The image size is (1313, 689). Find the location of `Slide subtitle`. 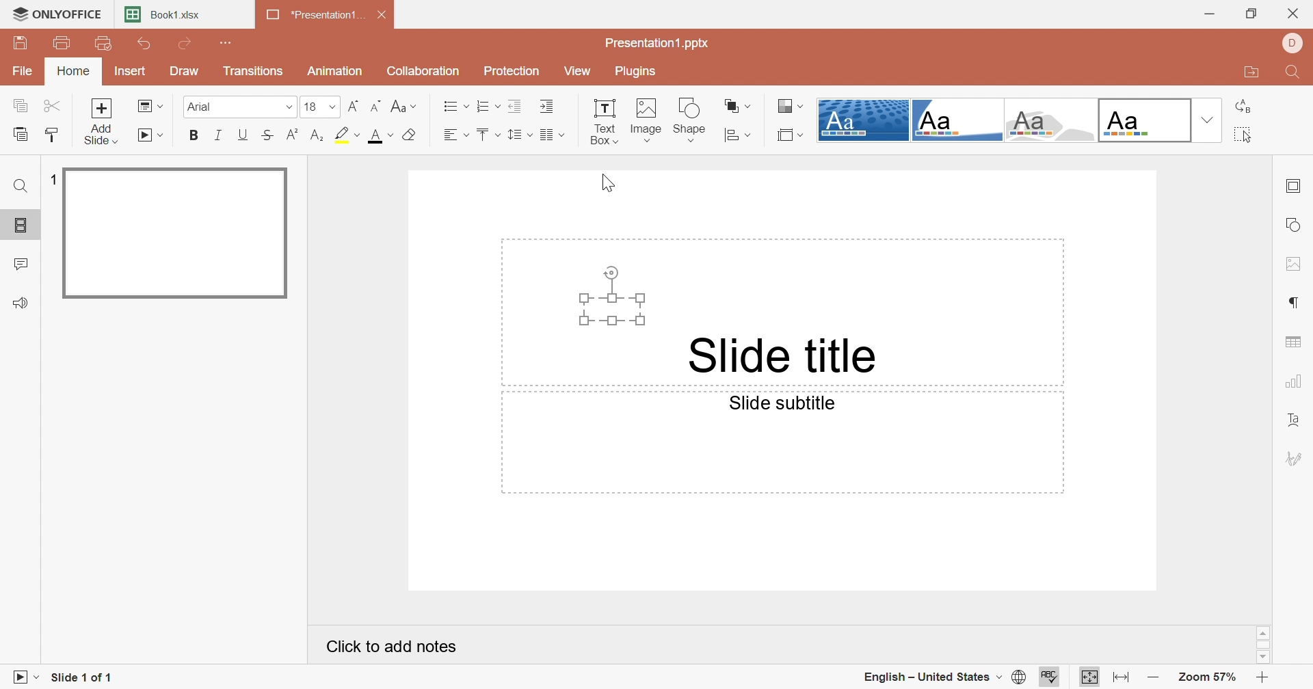

Slide subtitle is located at coordinates (782, 404).